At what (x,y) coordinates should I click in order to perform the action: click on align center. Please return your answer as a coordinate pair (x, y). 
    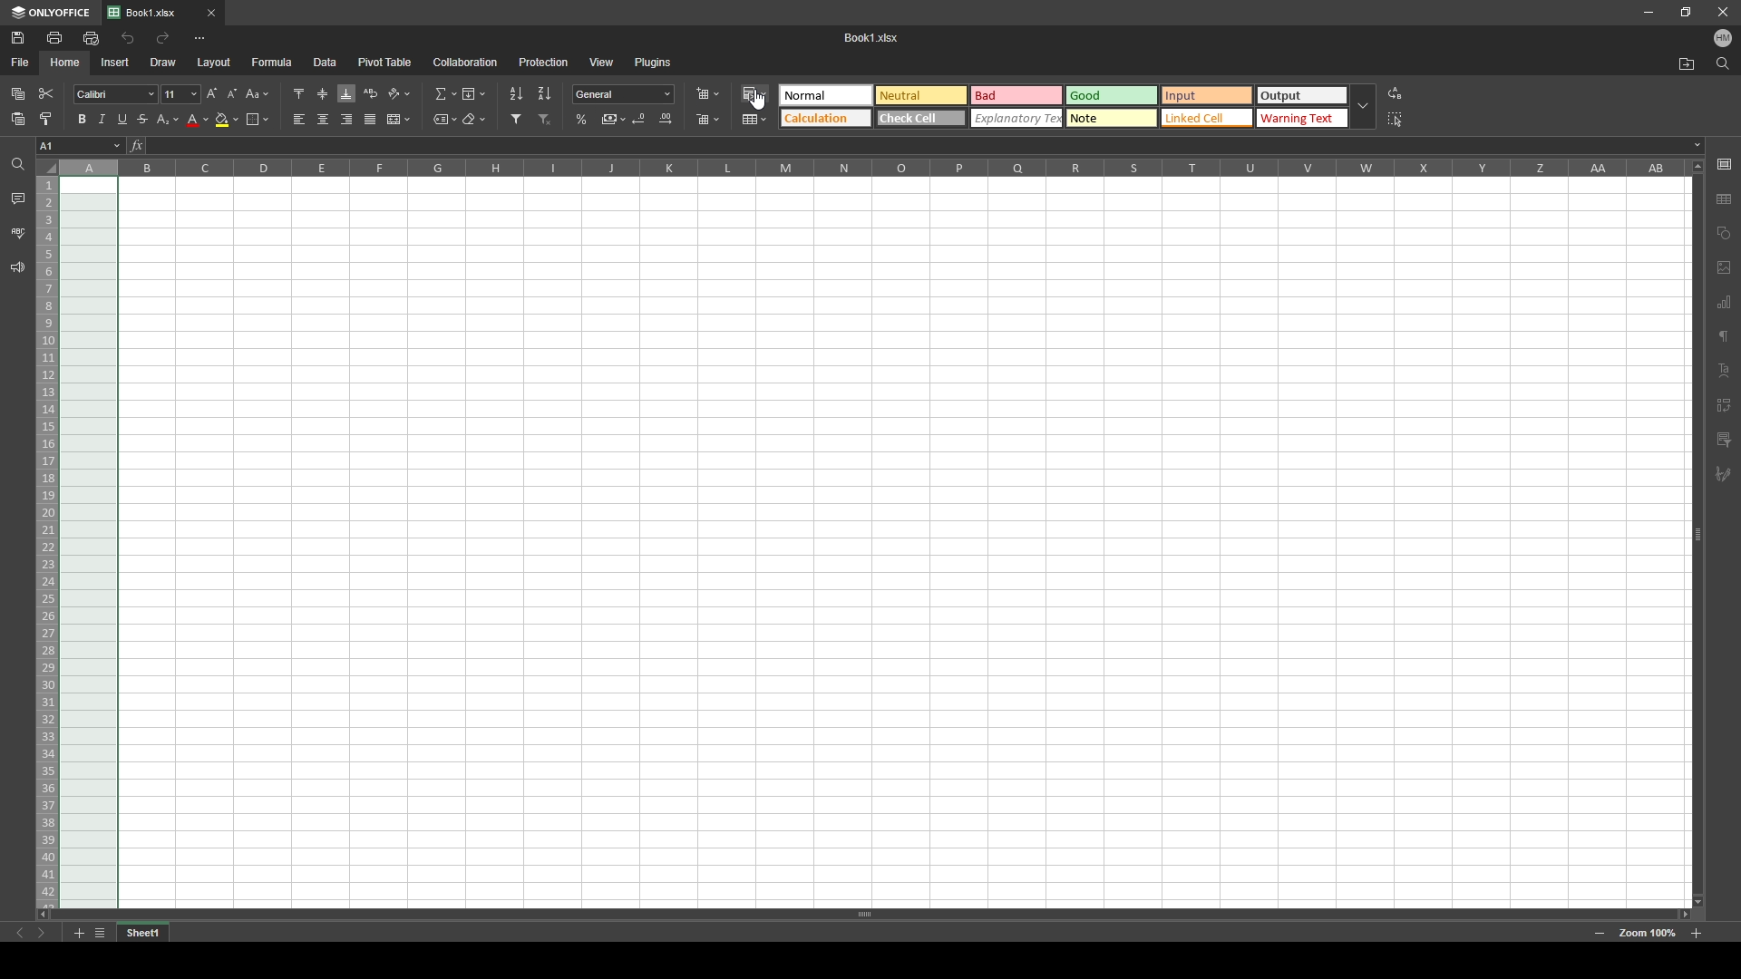
    Looking at the image, I should click on (324, 119).